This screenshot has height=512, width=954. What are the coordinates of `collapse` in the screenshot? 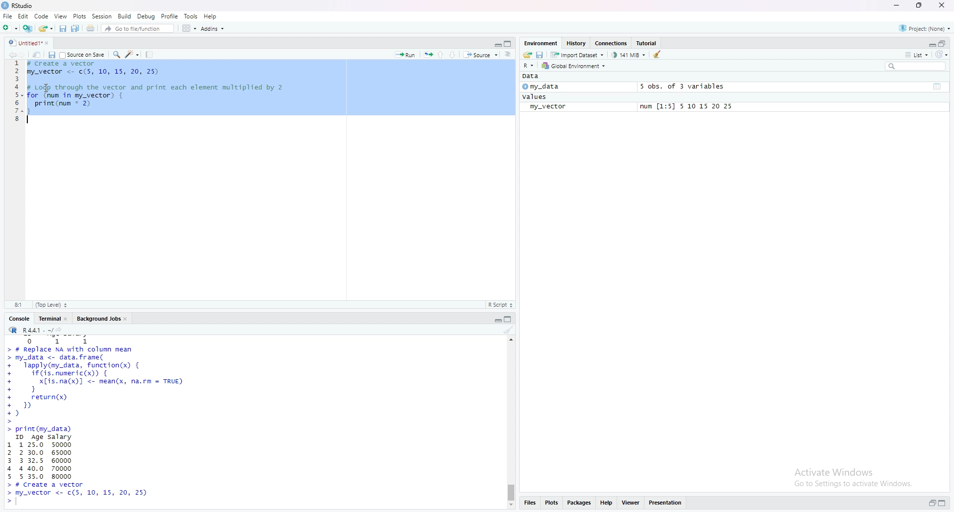 It's located at (511, 319).